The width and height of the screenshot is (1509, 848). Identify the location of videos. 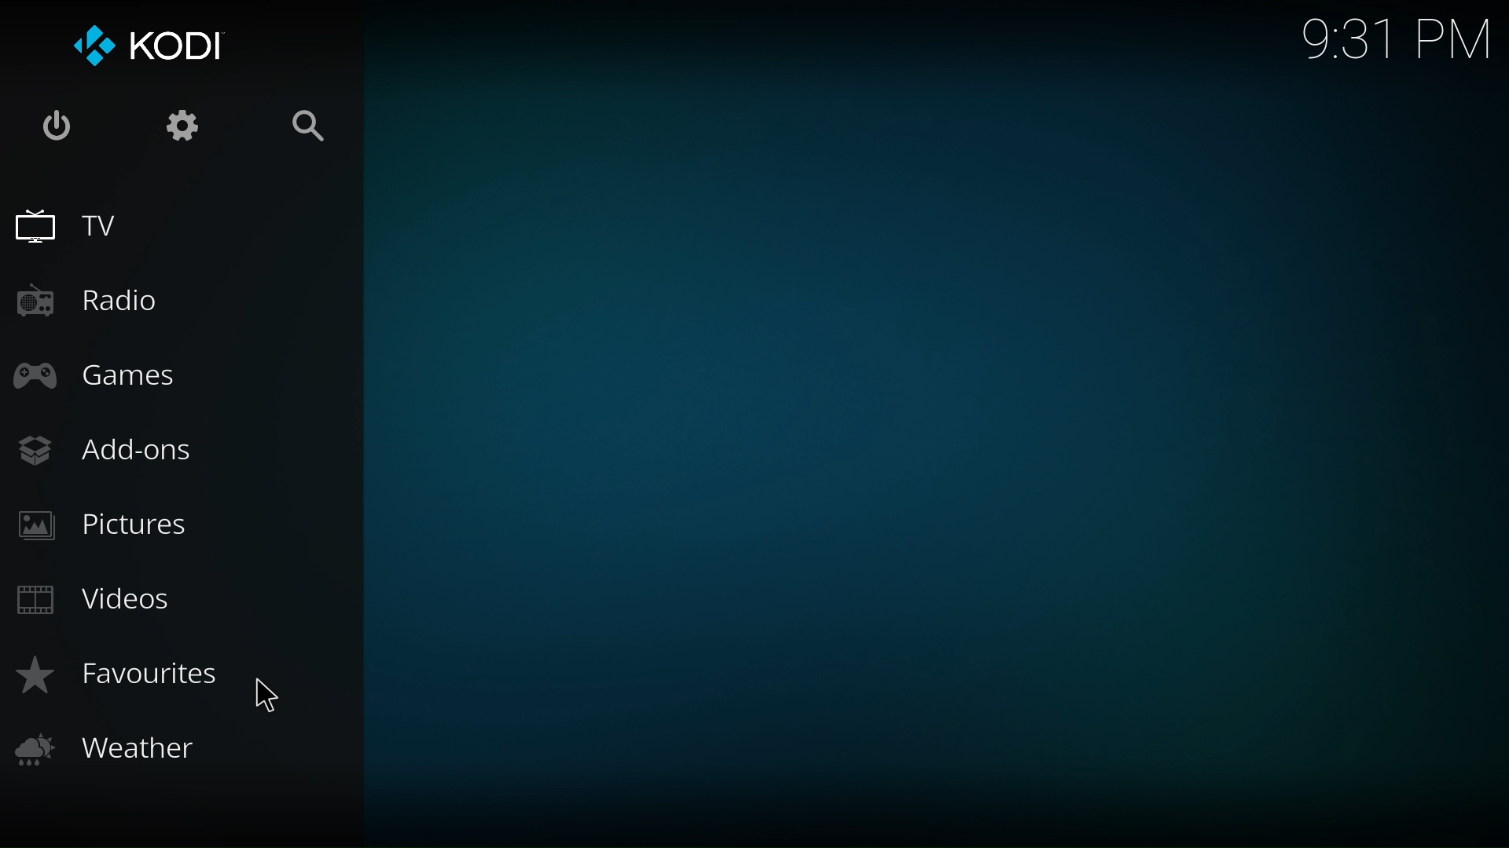
(99, 600).